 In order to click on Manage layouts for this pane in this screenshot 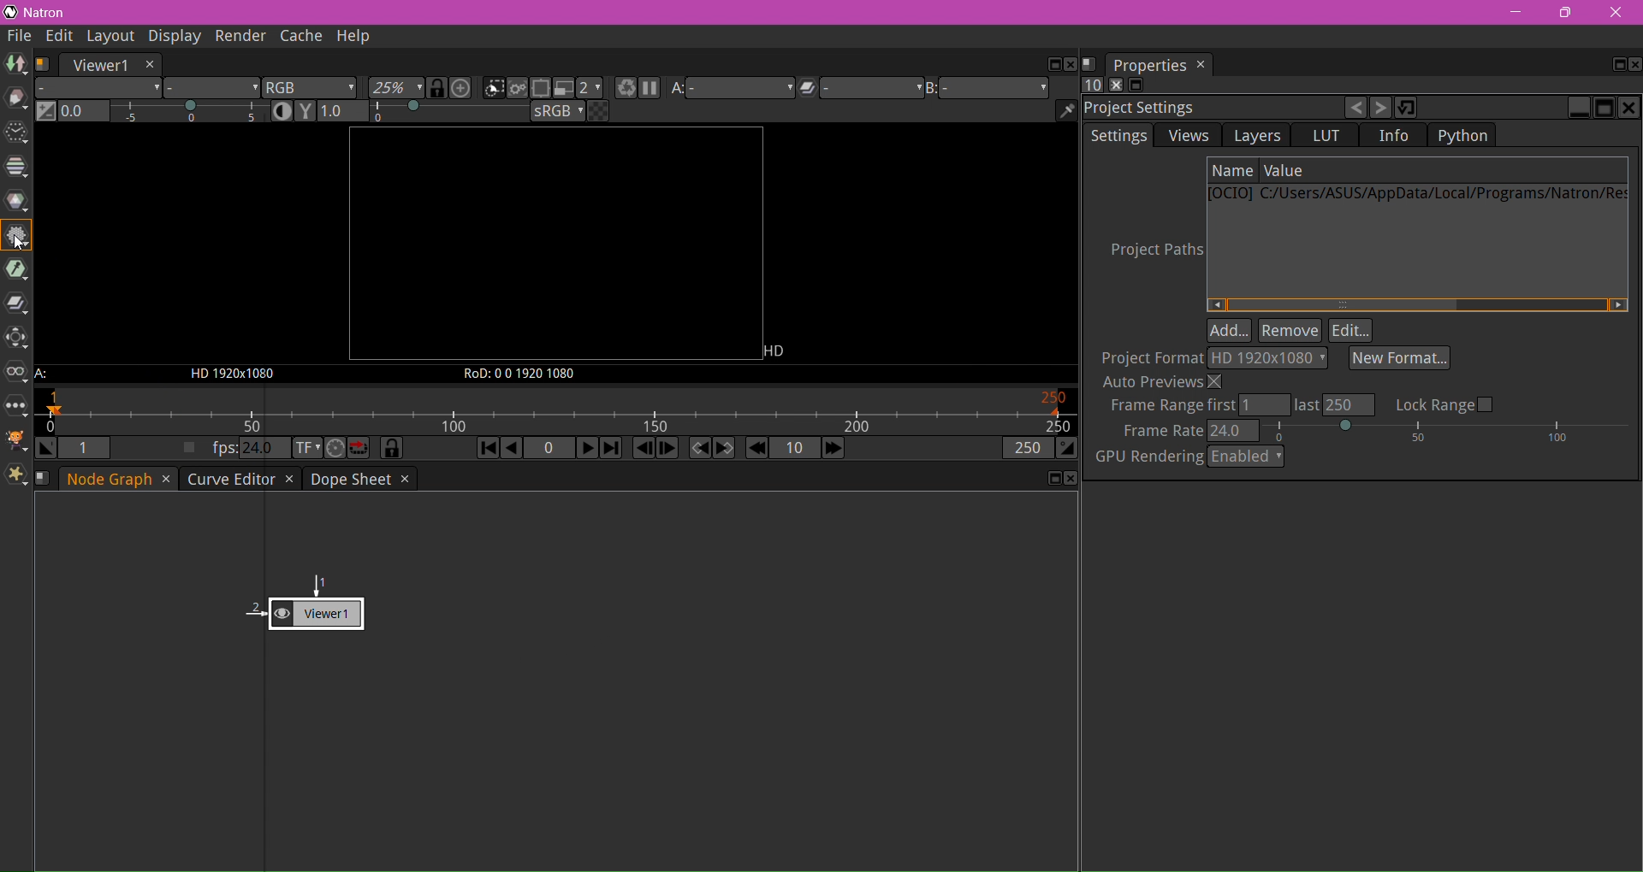, I will do `click(45, 477)`.